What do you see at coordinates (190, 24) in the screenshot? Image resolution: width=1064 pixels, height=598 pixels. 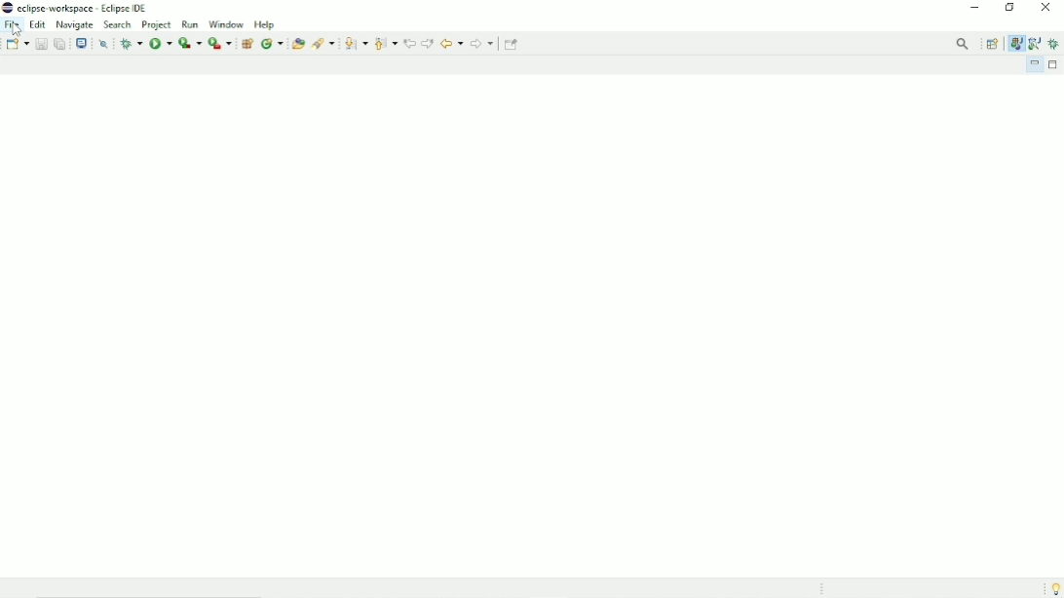 I see `Run` at bounding box center [190, 24].